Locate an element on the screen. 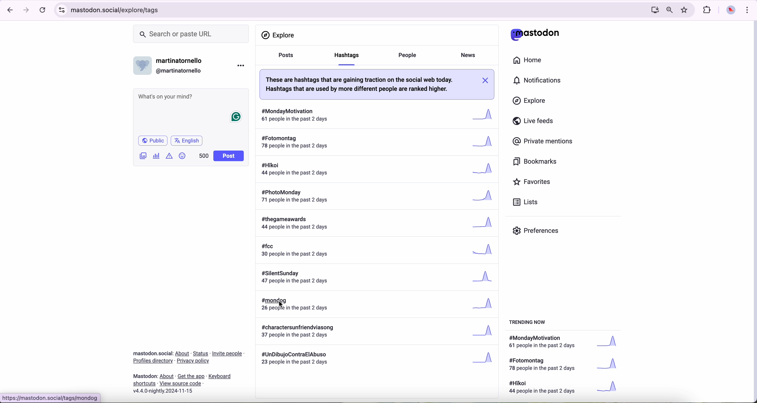  profile picture is located at coordinates (731, 11).